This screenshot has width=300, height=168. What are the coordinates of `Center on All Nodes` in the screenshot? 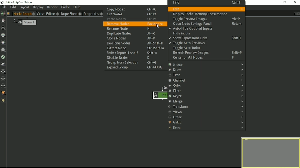 It's located at (204, 58).